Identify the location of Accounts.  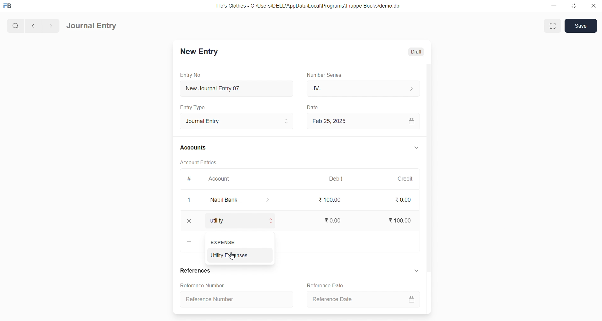
(193, 148).